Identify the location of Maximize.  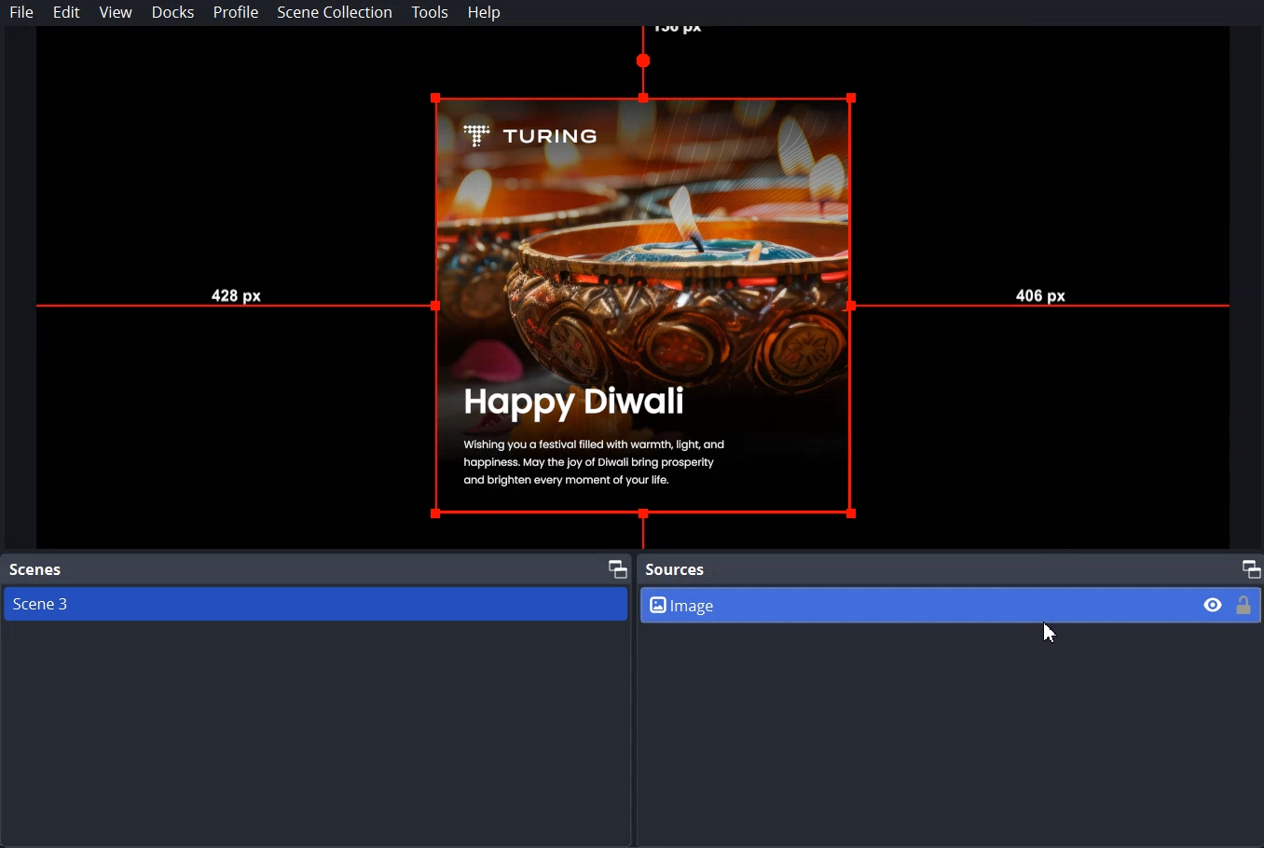
(617, 567).